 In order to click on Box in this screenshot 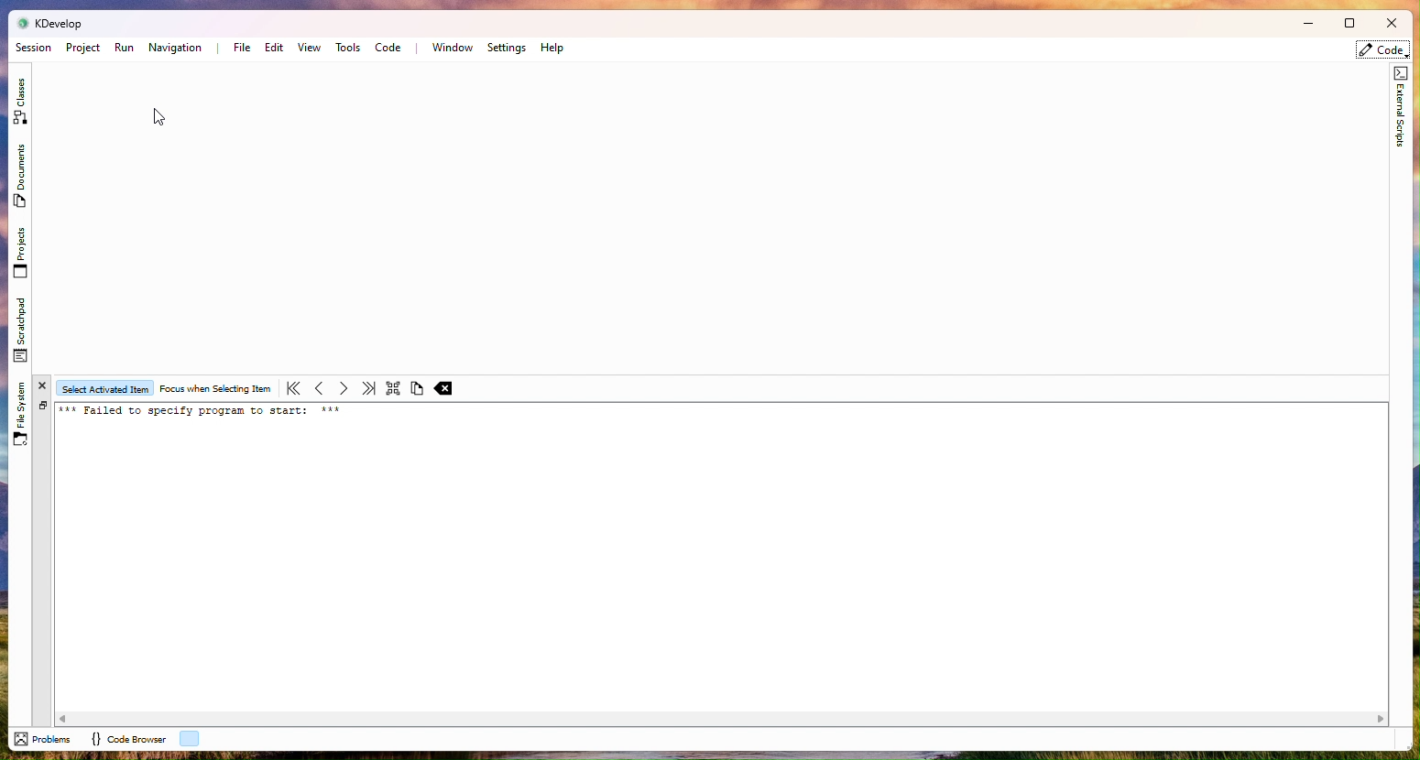, I will do `click(1348, 23)`.